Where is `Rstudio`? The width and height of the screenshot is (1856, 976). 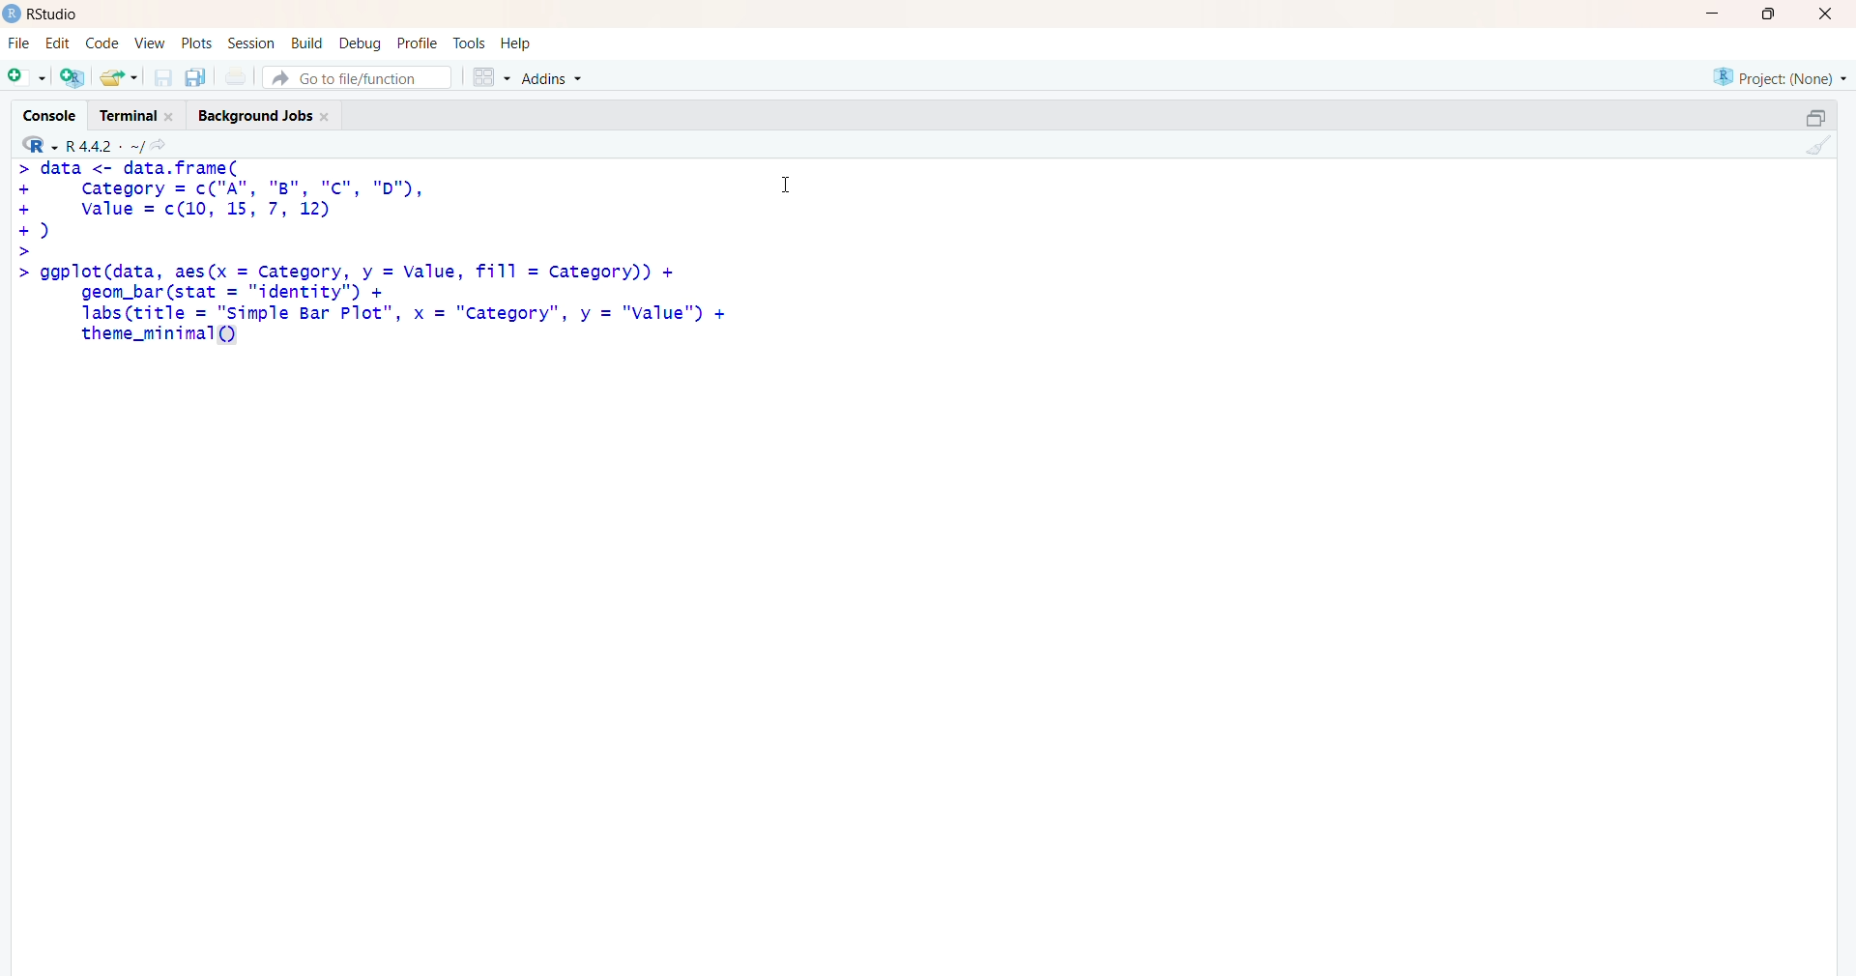 Rstudio is located at coordinates (59, 14).